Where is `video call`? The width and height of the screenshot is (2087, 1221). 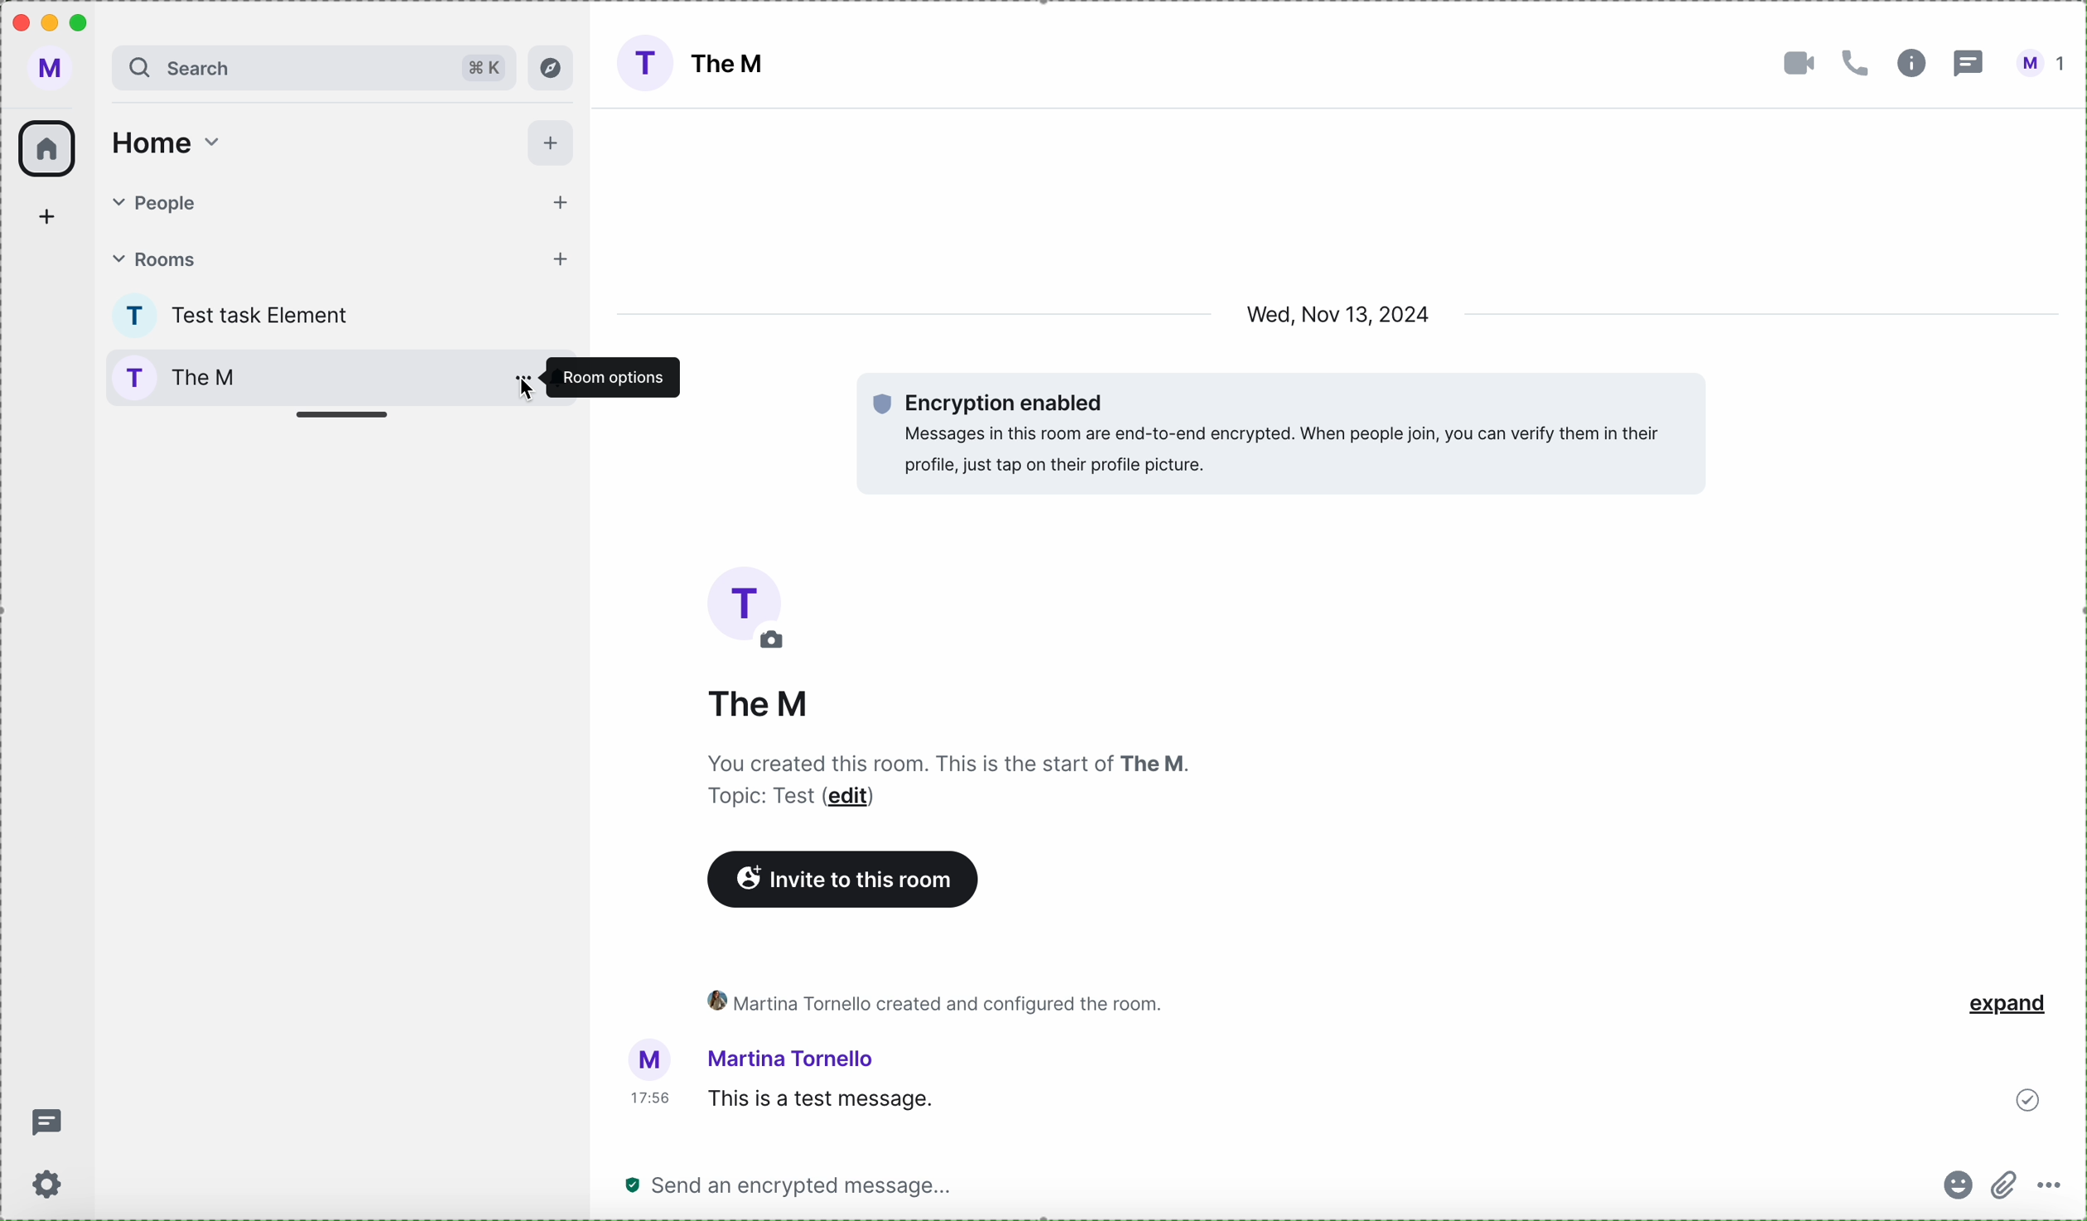
video call is located at coordinates (1797, 64).